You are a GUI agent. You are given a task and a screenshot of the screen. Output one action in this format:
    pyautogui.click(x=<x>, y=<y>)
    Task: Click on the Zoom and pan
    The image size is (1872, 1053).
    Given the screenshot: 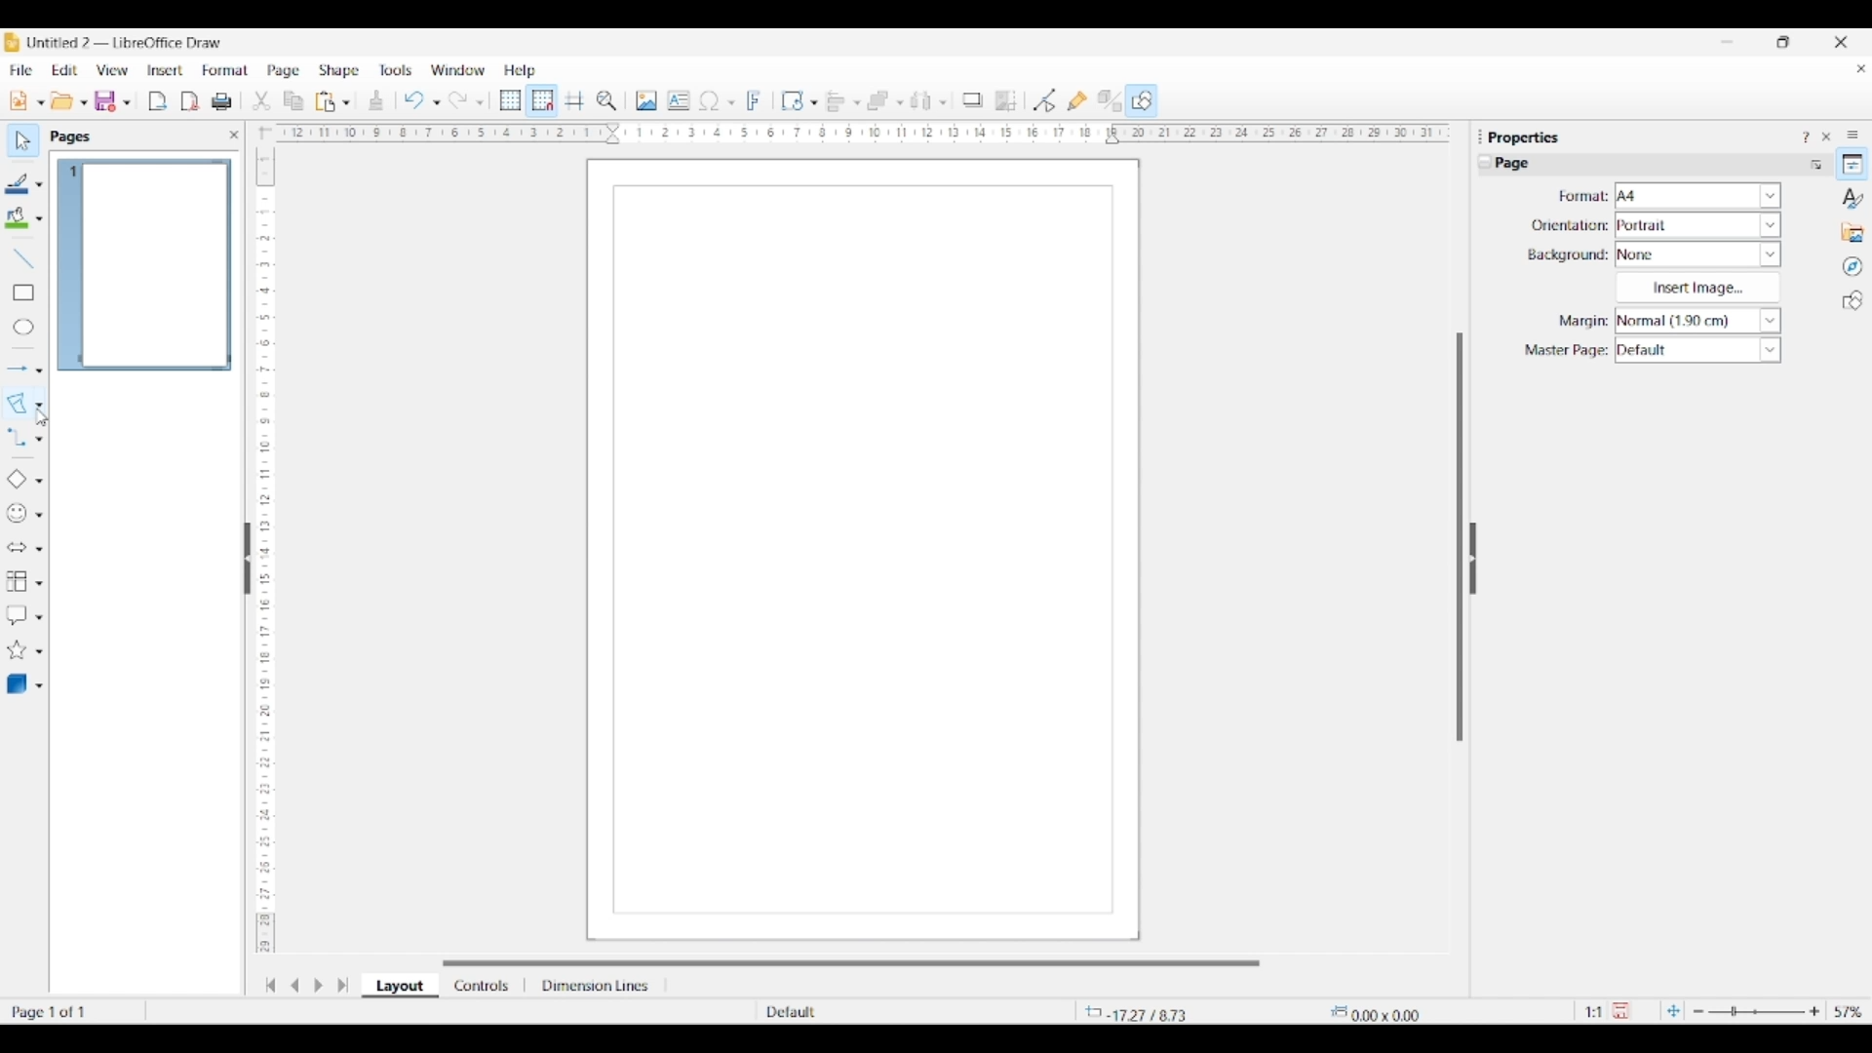 What is the action you would take?
    pyautogui.click(x=606, y=101)
    